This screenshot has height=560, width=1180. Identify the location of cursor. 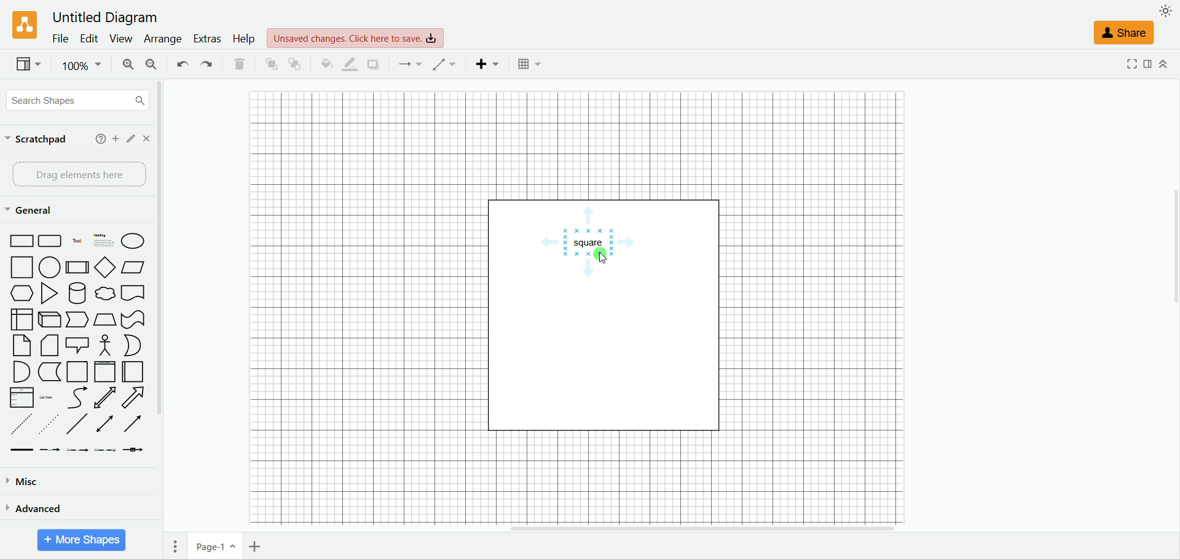
(604, 258).